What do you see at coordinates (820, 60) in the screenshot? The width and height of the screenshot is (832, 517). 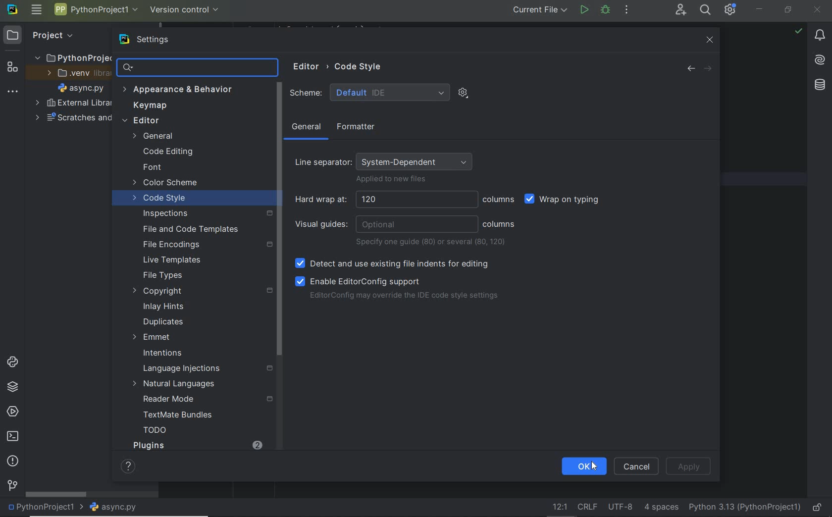 I see `AI Assistant` at bounding box center [820, 60].